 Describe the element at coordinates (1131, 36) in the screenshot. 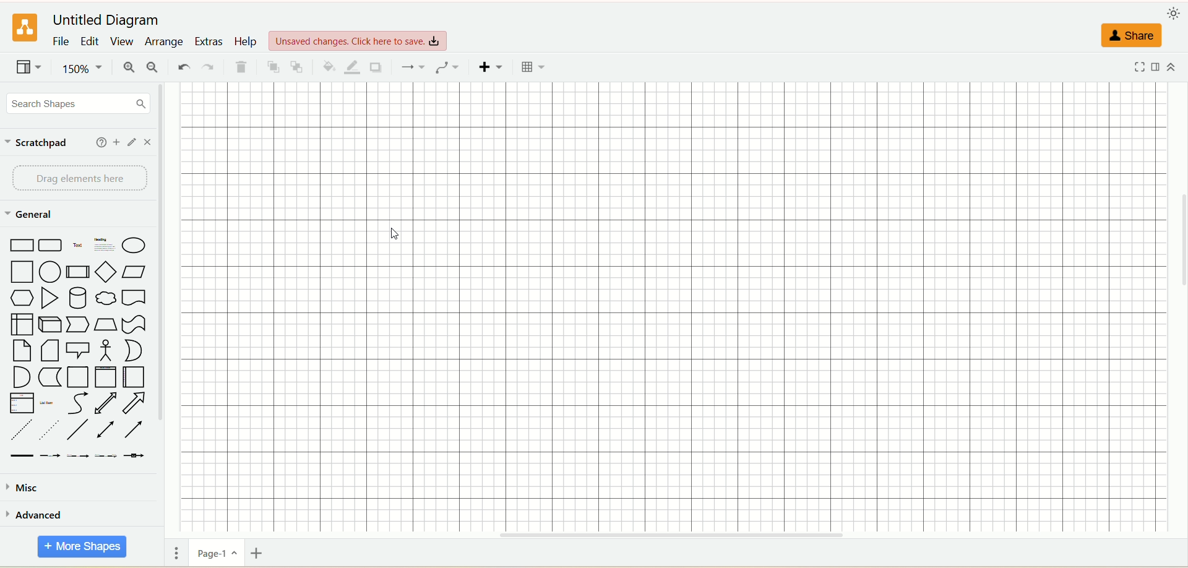

I see `share` at that location.